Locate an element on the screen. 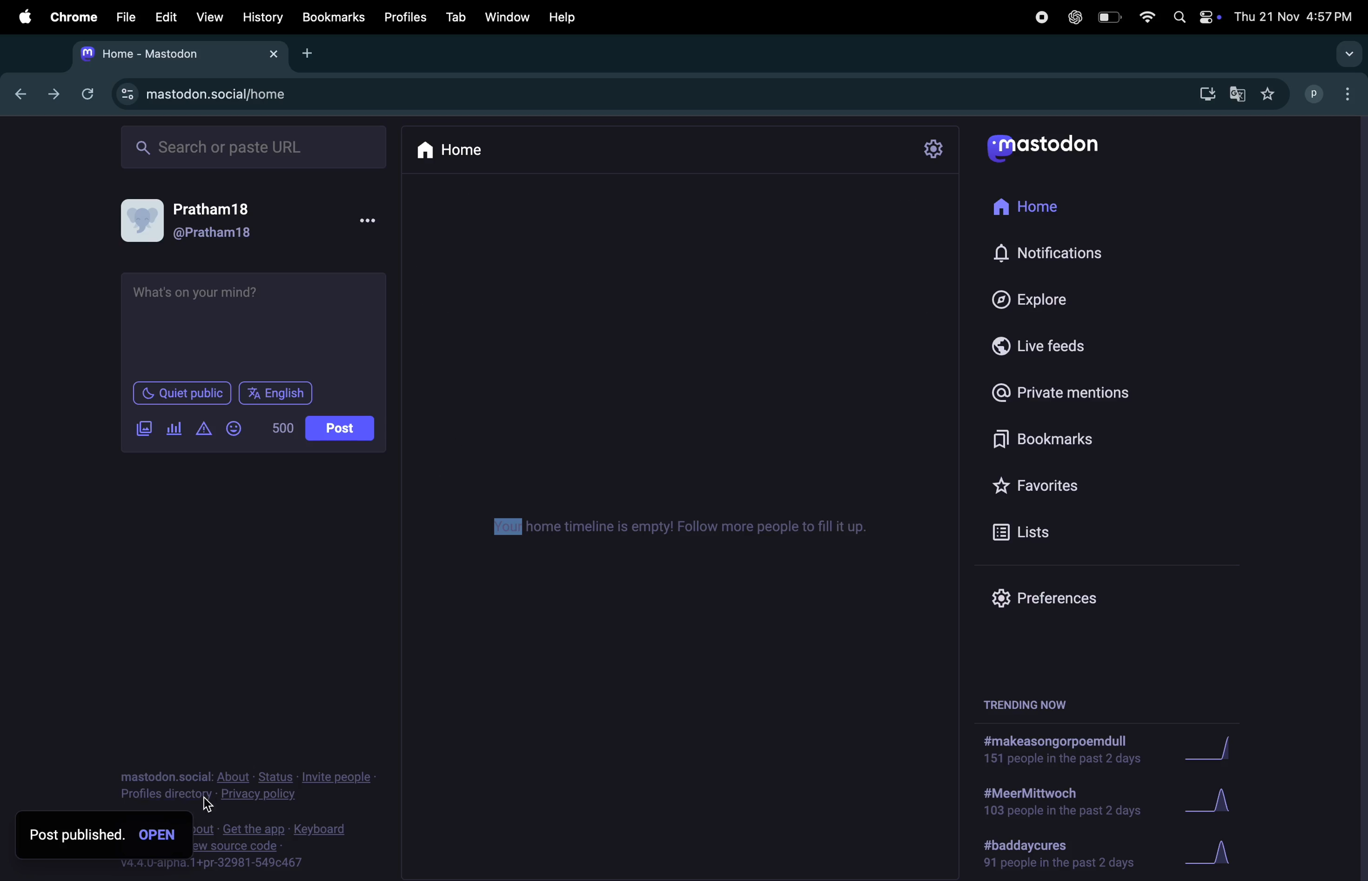 This screenshot has height=881, width=1368. record is located at coordinates (1040, 17).